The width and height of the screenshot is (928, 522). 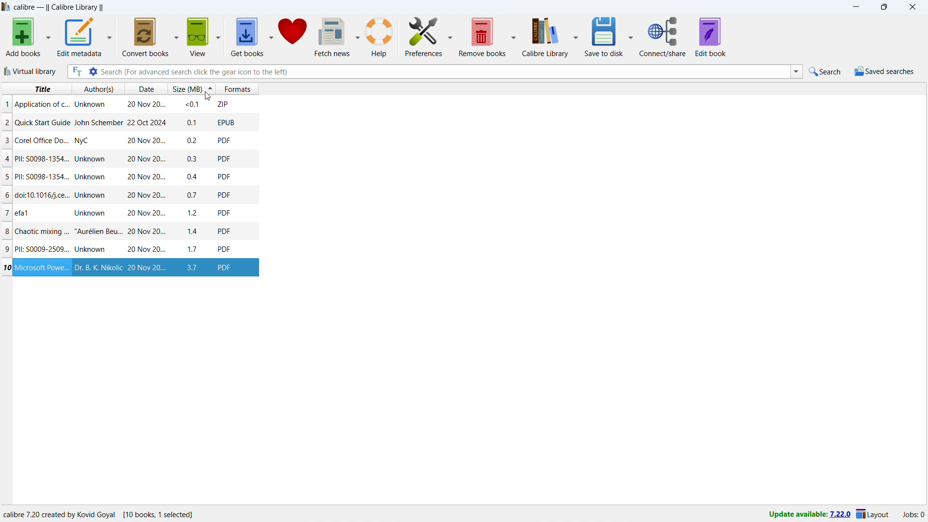 I want to click on view options, so click(x=218, y=36).